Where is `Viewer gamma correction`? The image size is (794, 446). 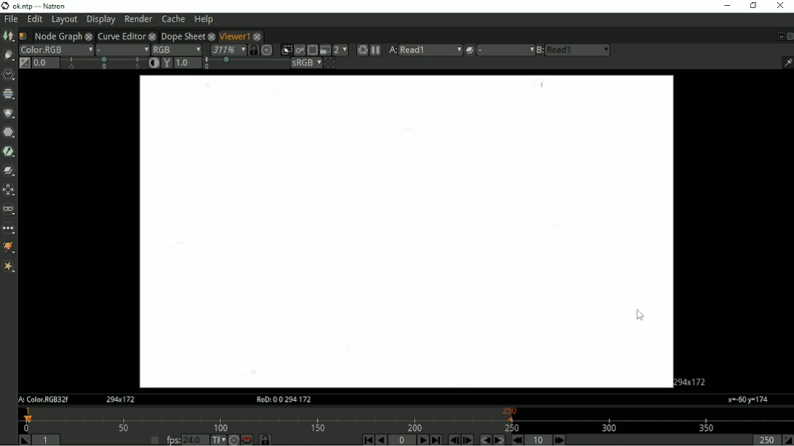
Viewer gamma correction is located at coordinates (167, 63).